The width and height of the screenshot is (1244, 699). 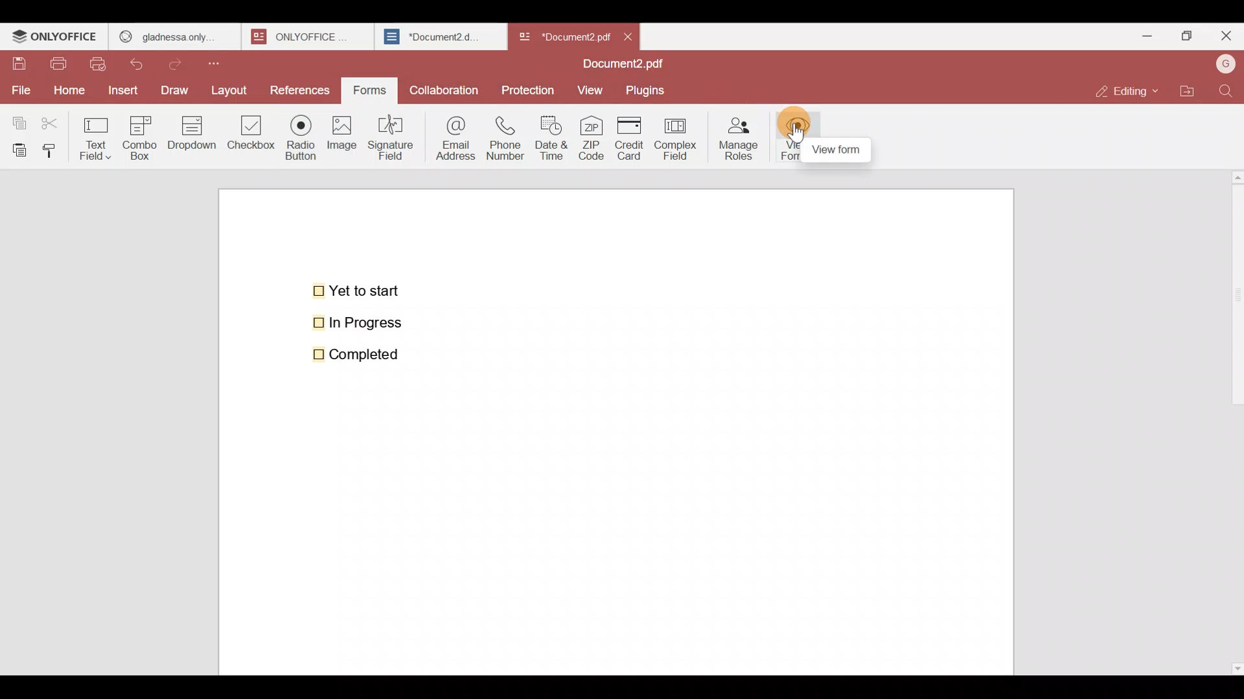 What do you see at coordinates (300, 90) in the screenshot?
I see `References` at bounding box center [300, 90].